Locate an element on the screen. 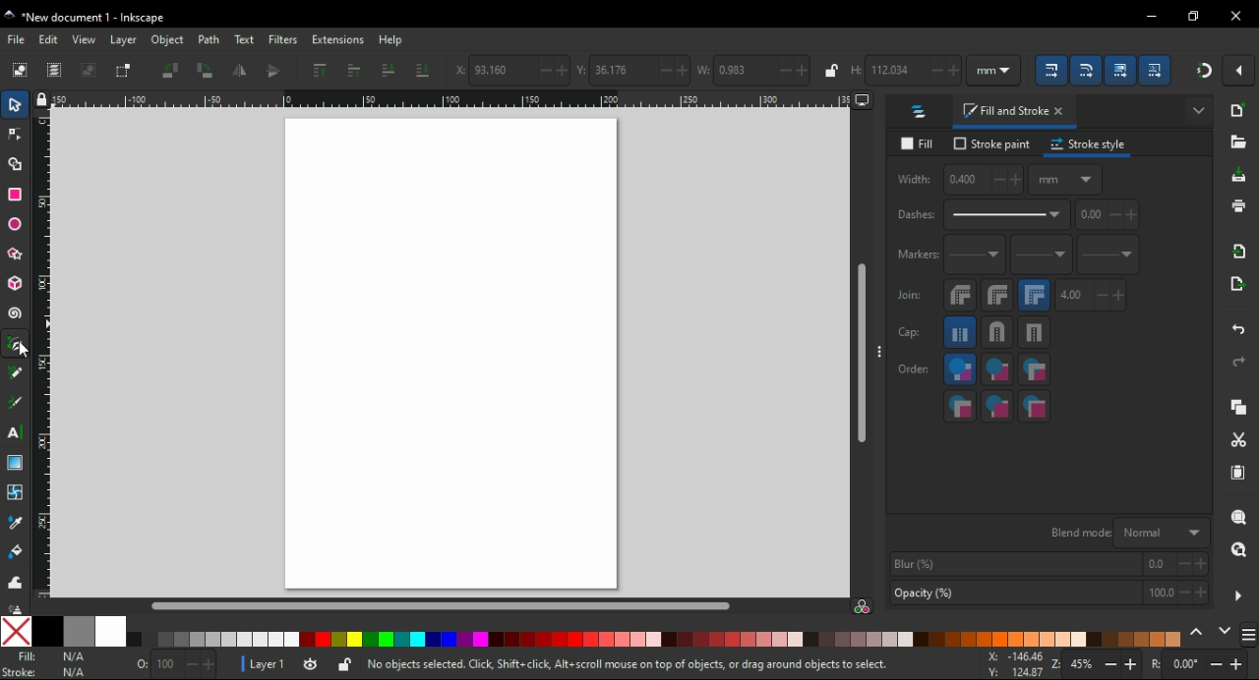 Image resolution: width=1259 pixels, height=680 pixels. restore is located at coordinates (1196, 16).